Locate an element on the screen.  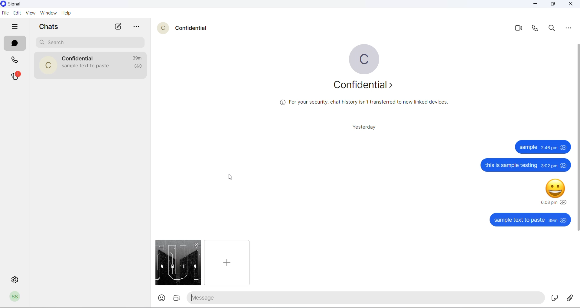
voice call is located at coordinates (536, 30).